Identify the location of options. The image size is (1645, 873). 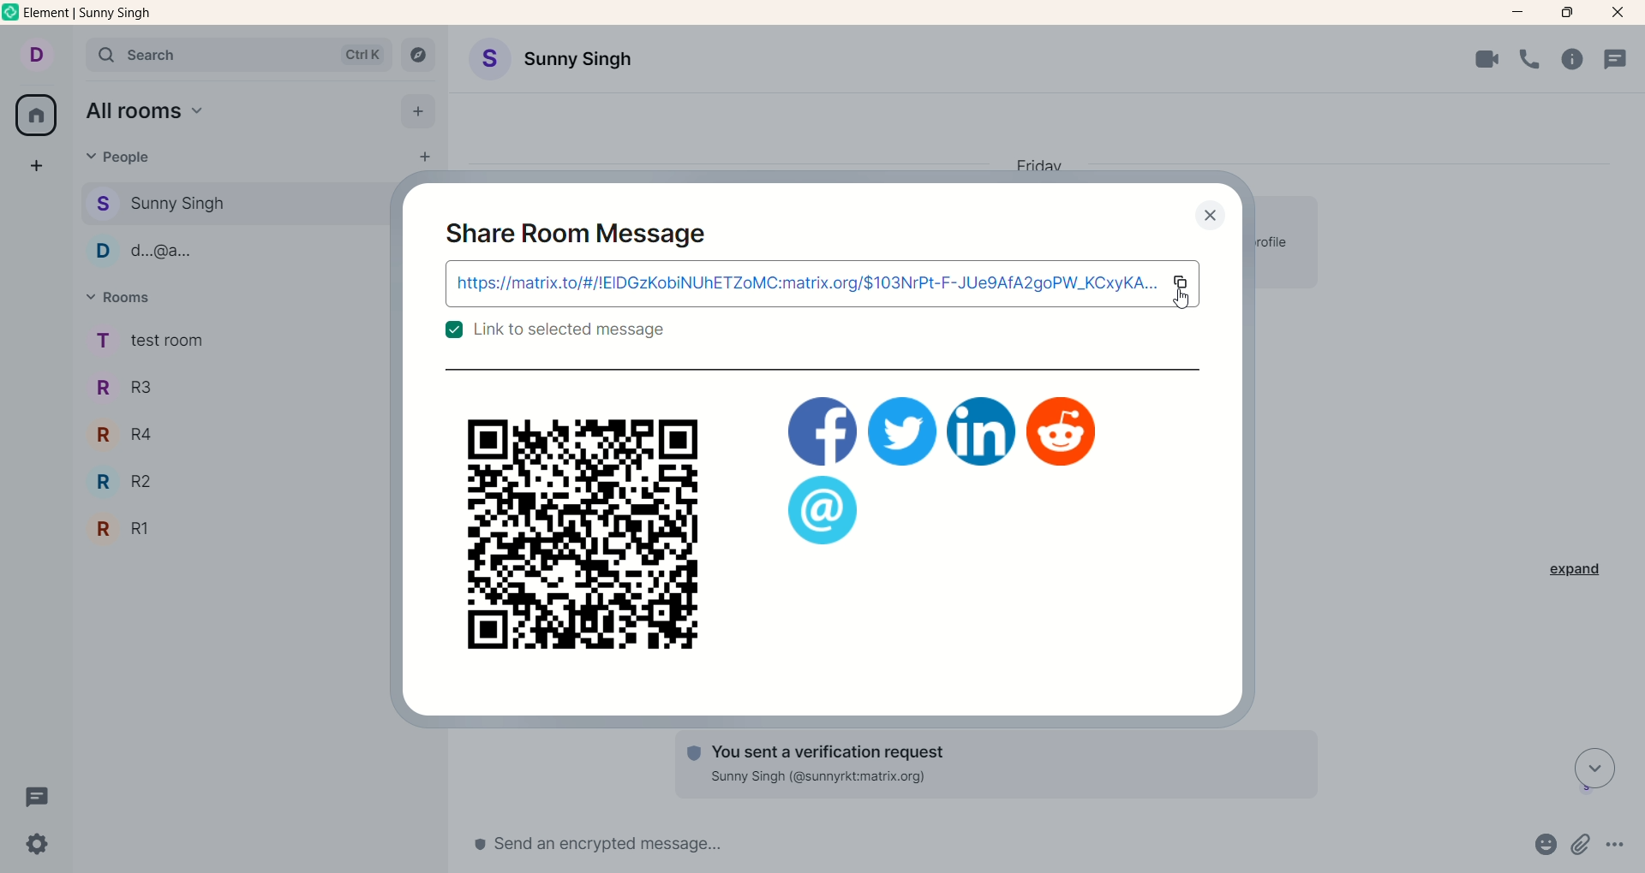
(1618, 845).